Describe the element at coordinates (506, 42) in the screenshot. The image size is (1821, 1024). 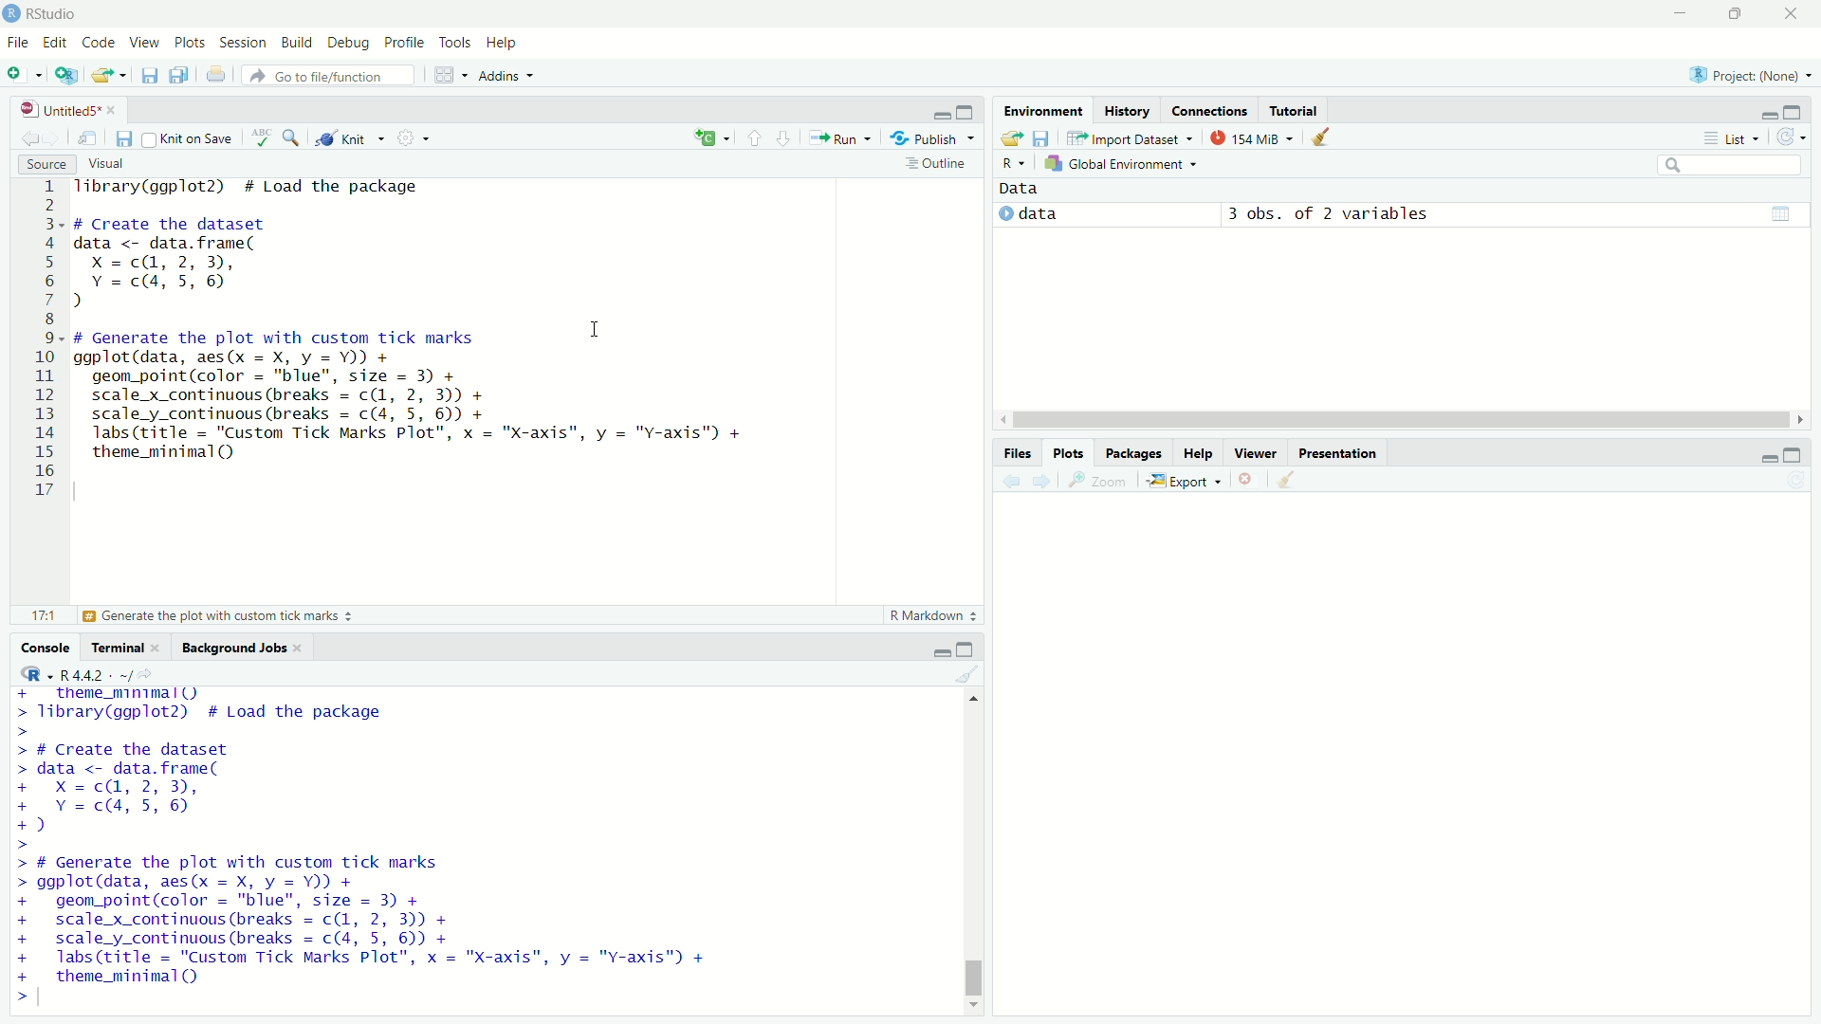
I see `help` at that location.